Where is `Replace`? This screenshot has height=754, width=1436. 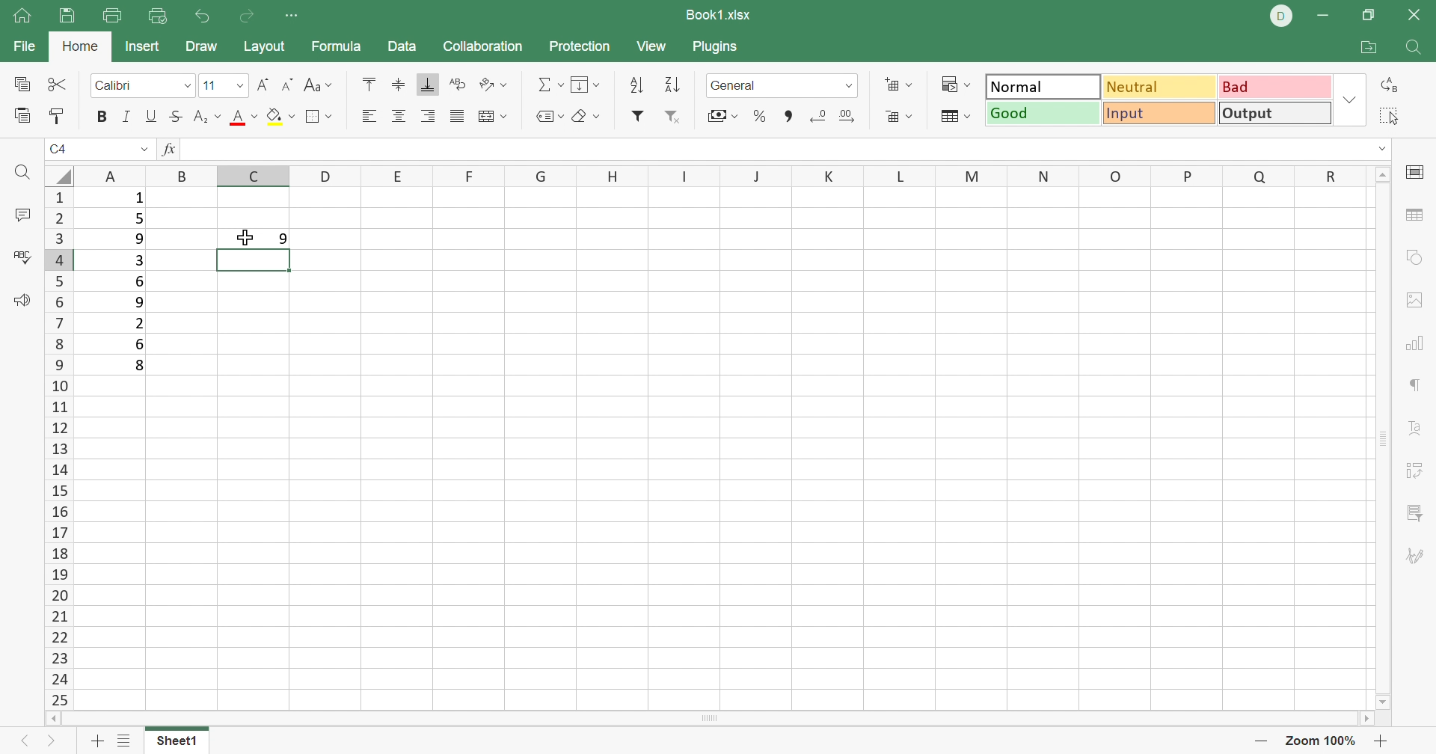 Replace is located at coordinates (1388, 86).